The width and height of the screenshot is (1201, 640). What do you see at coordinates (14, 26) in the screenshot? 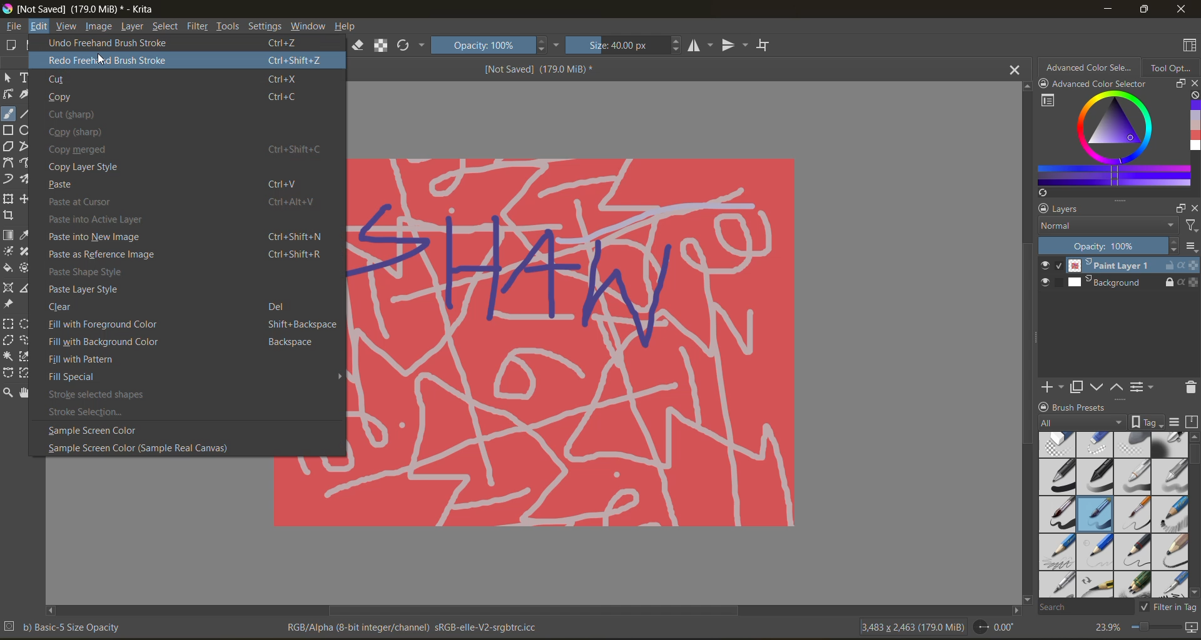
I see `file` at bounding box center [14, 26].